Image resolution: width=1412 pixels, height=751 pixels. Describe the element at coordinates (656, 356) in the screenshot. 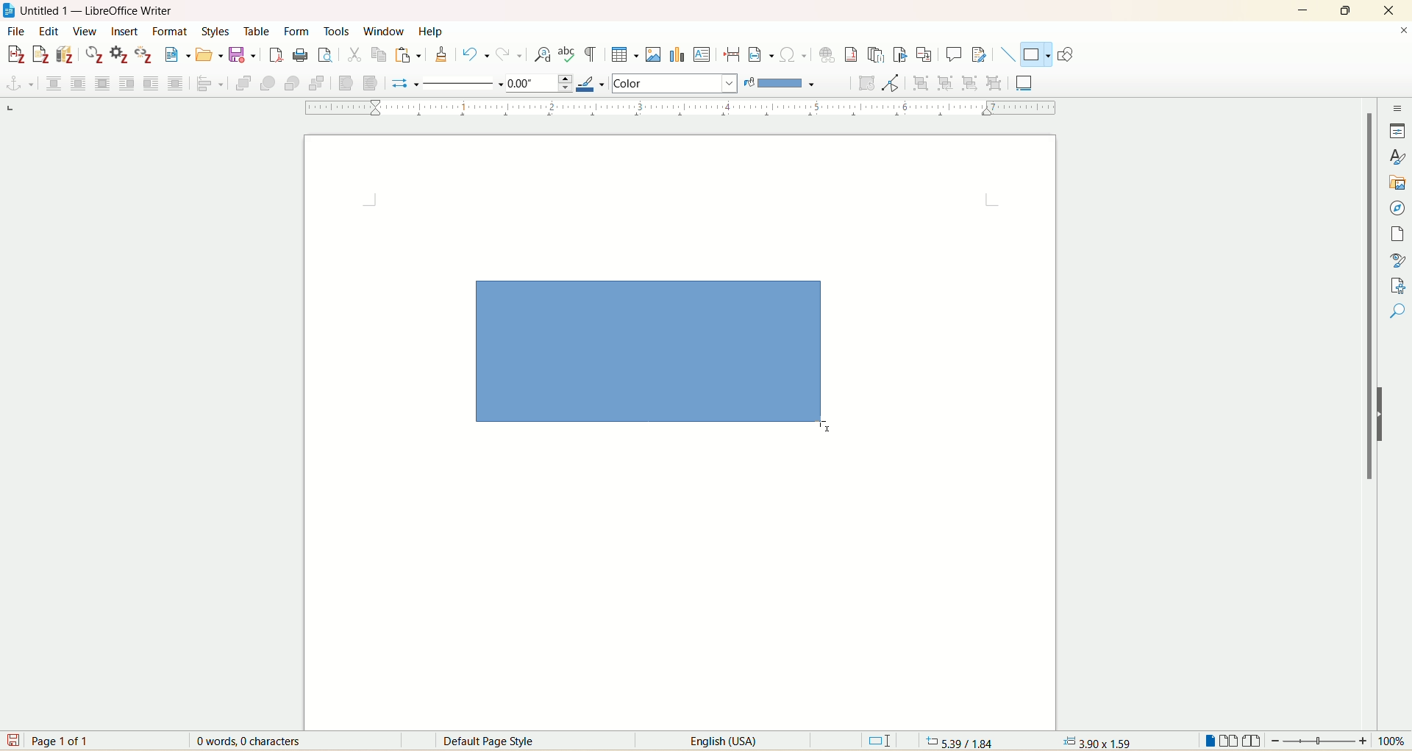

I see `rectangle` at that location.